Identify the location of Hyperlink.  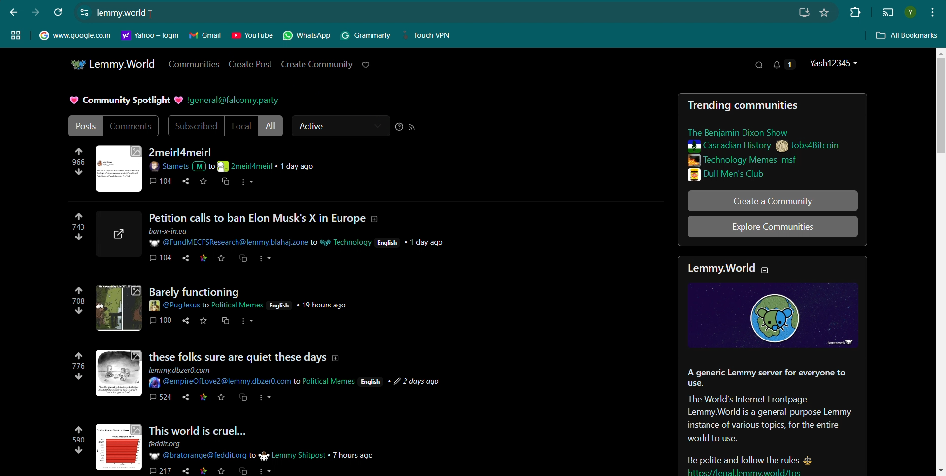
(122, 13).